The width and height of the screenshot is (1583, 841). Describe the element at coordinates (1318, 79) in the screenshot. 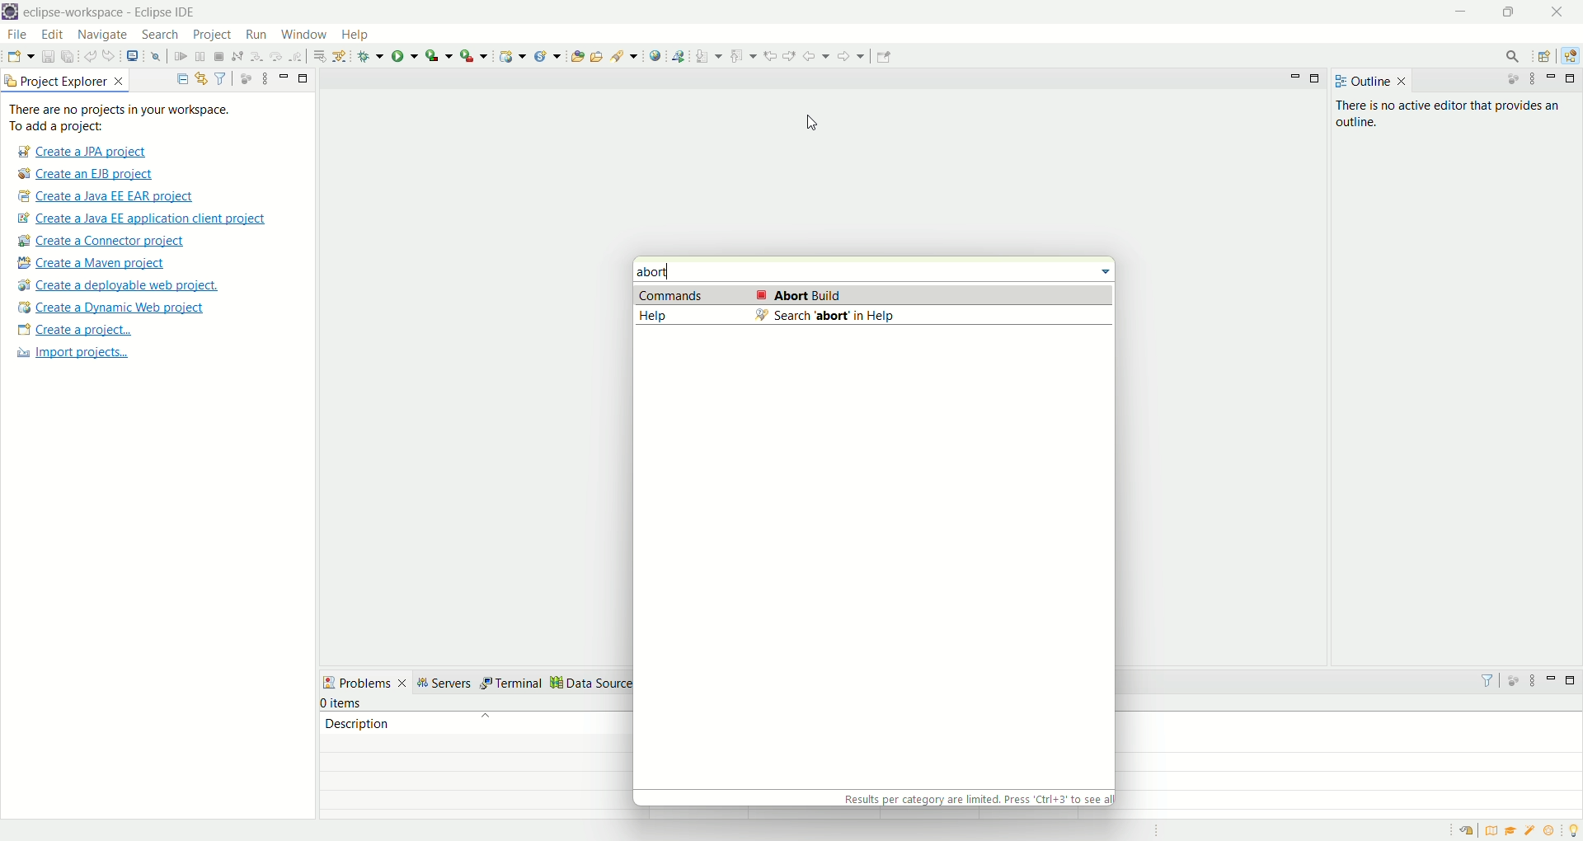

I see `maximize` at that location.